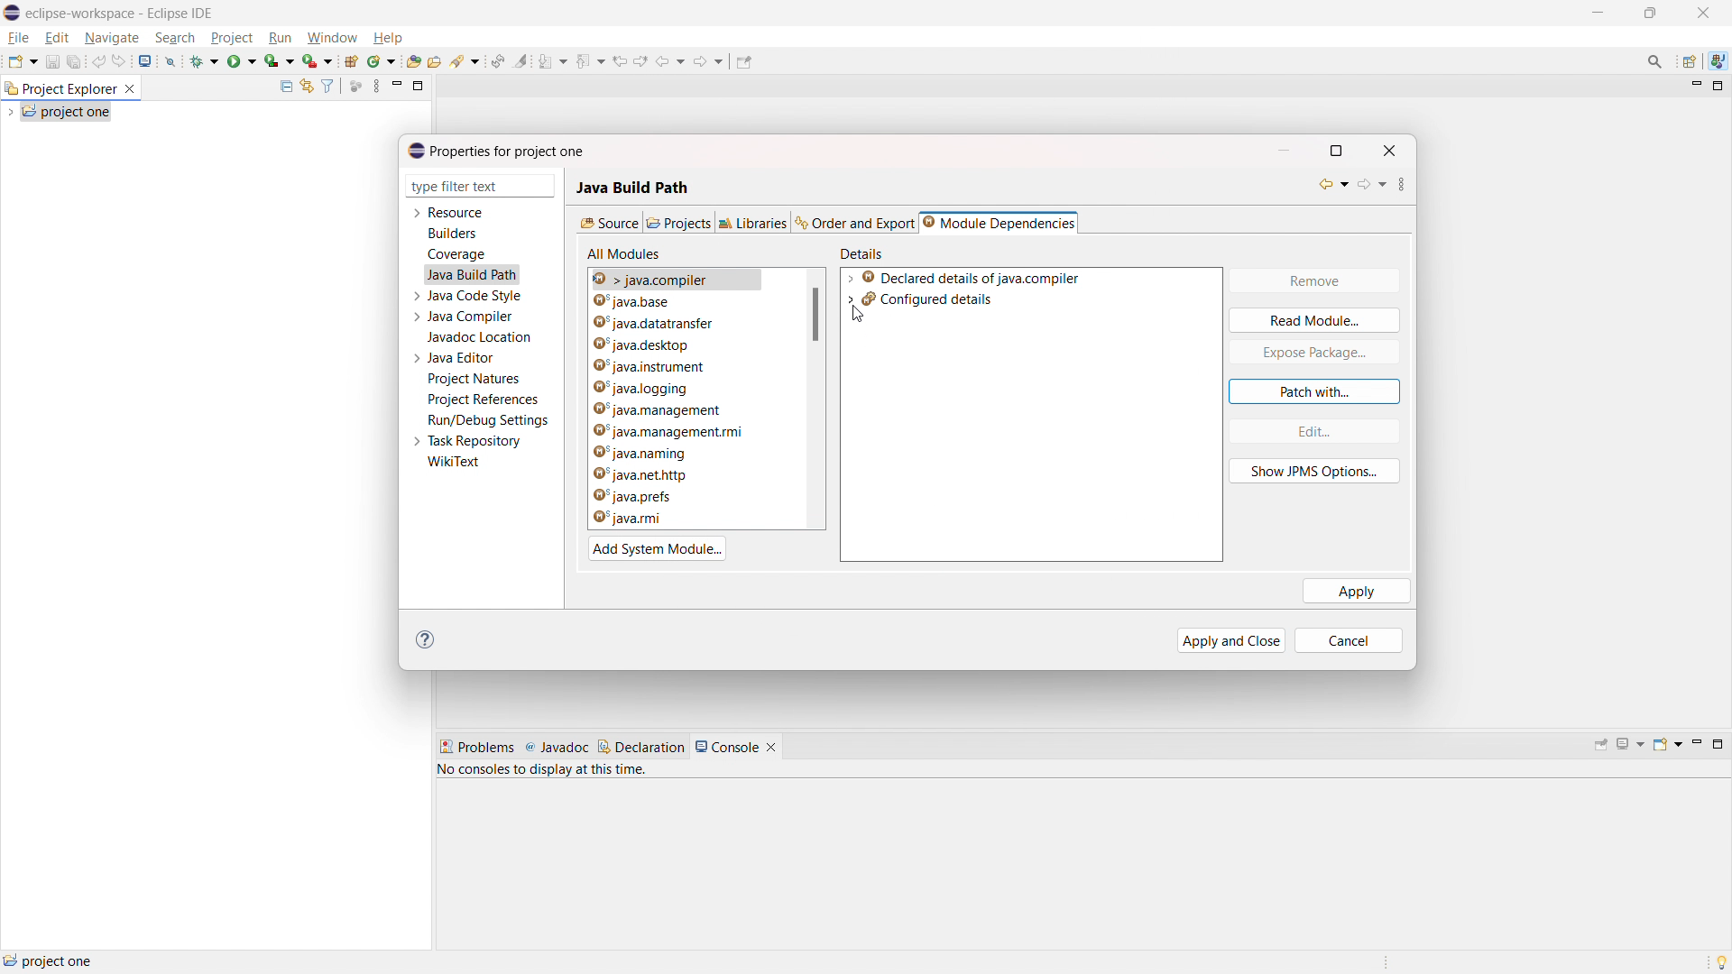  I want to click on java.datatransfer, so click(687, 324).